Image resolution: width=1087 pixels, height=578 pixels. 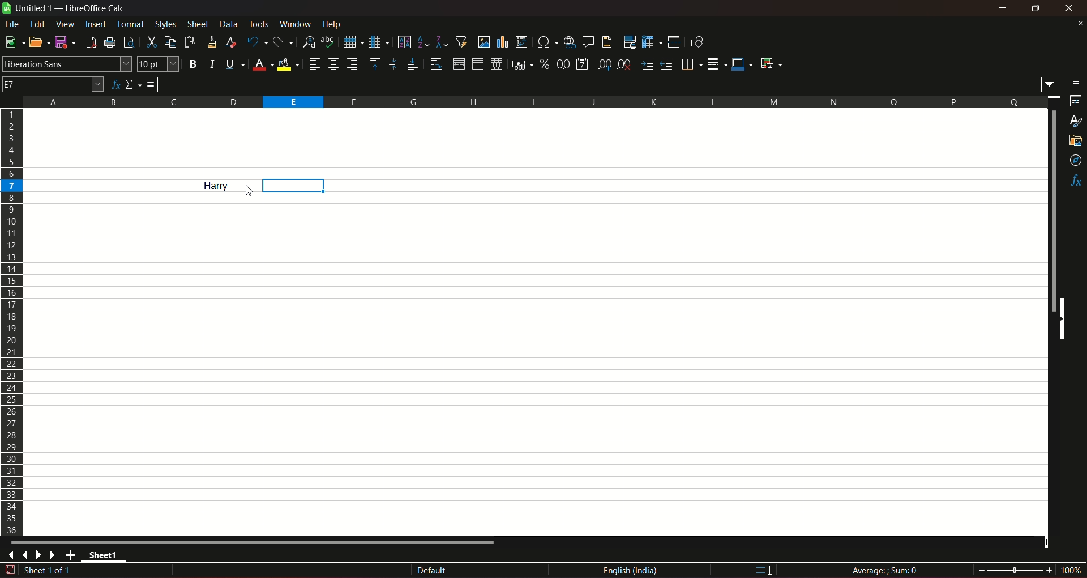 What do you see at coordinates (393, 64) in the screenshot?
I see `center vertically` at bounding box center [393, 64].